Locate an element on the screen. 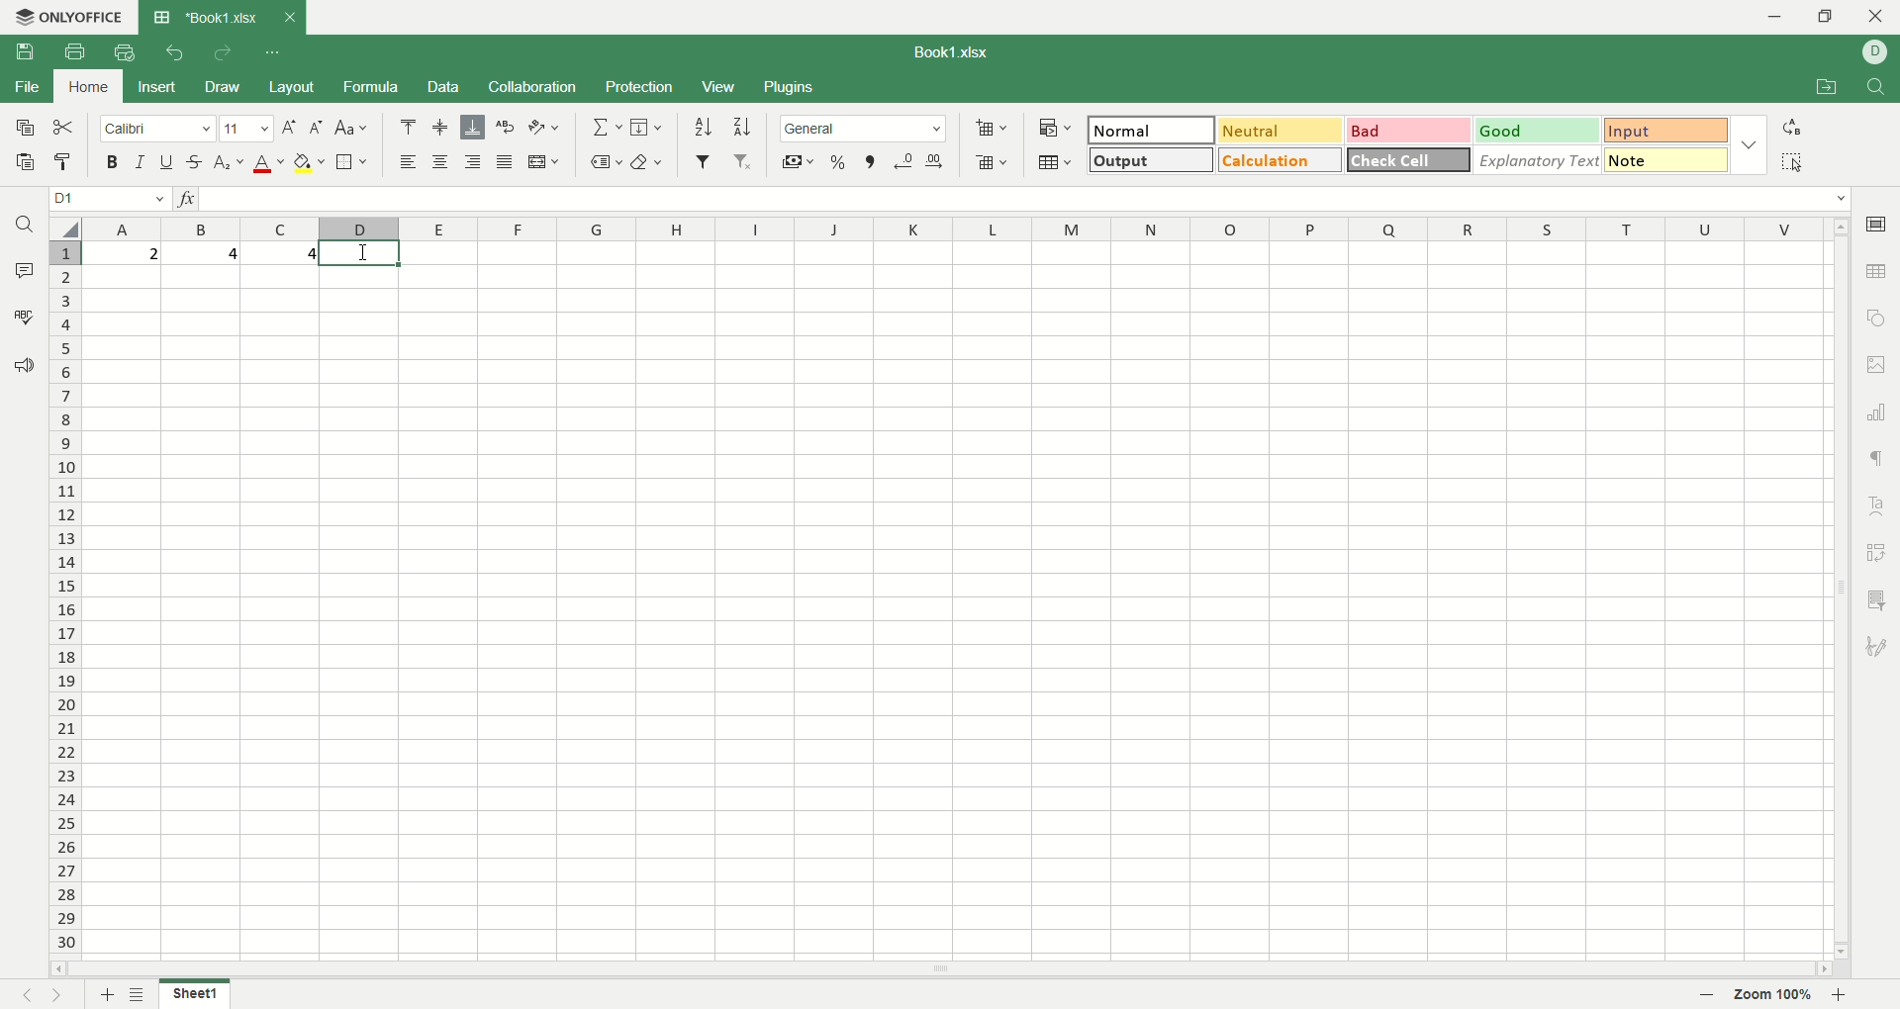 The width and height of the screenshot is (1900, 1009). cell settings is located at coordinates (1873, 226).